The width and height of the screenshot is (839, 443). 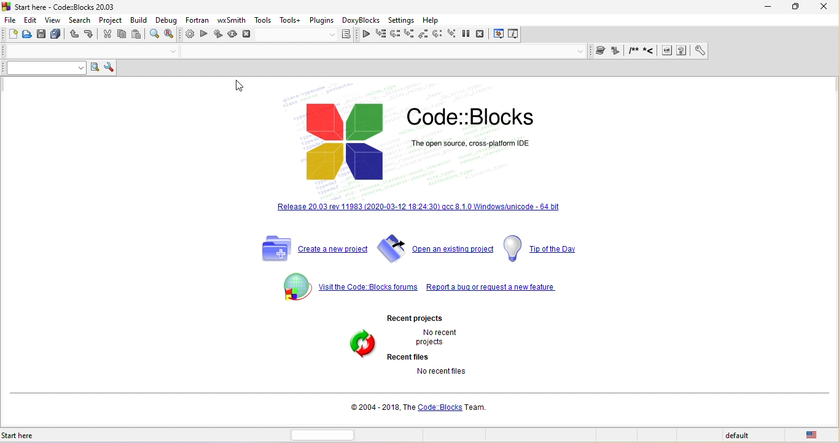 What do you see at coordinates (791, 9) in the screenshot?
I see `maximize` at bounding box center [791, 9].